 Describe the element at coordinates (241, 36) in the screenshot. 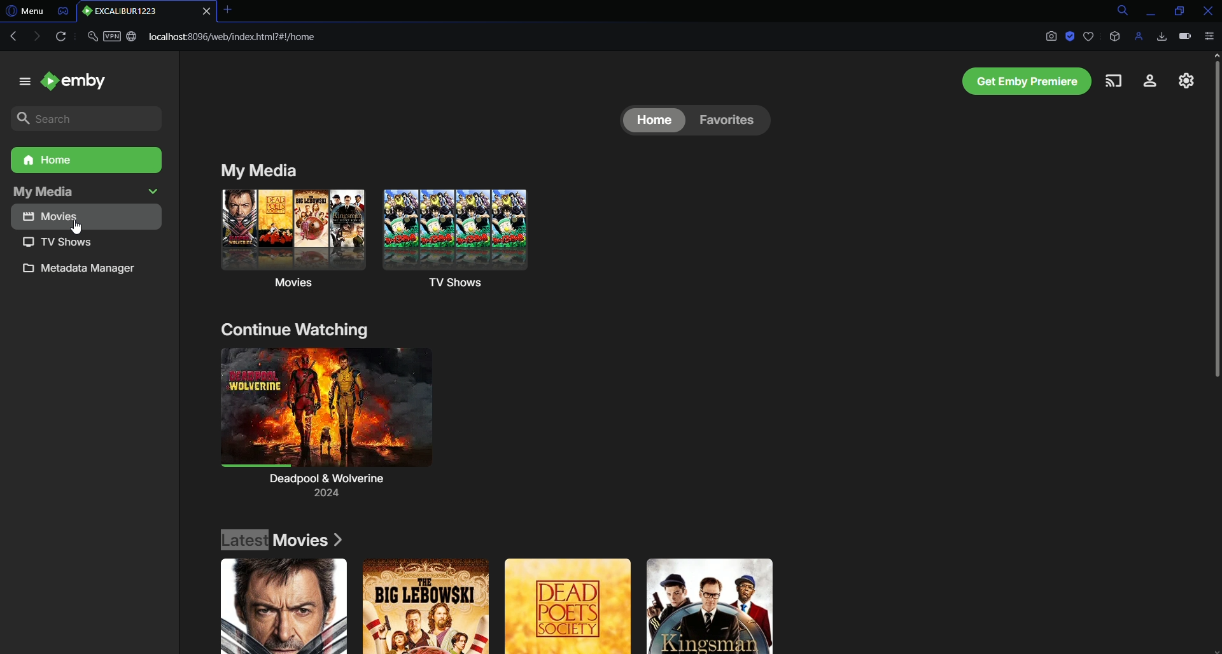

I see `Link` at that location.